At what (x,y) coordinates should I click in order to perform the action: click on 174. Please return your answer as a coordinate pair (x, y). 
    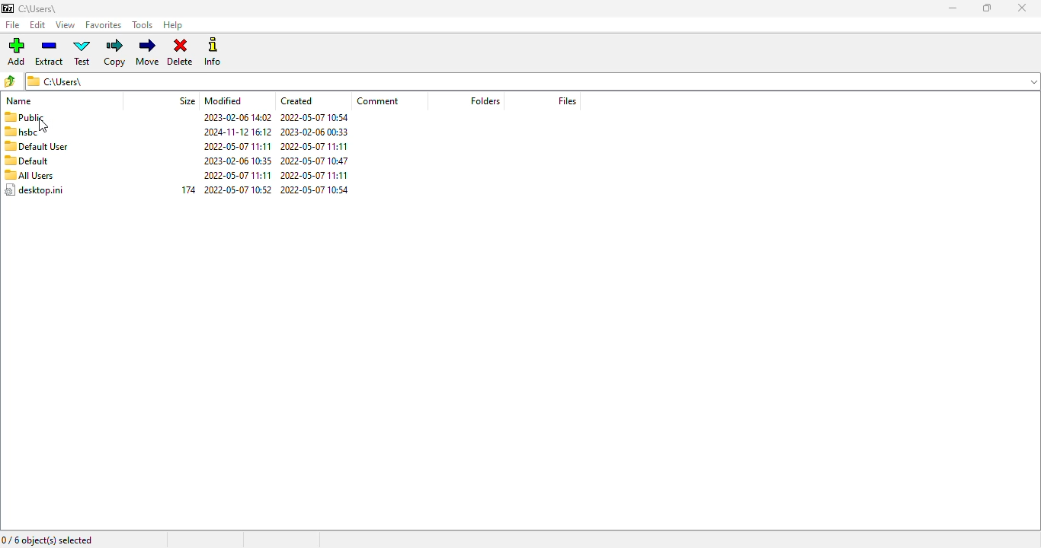
    Looking at the image, I should click on (186, 190).